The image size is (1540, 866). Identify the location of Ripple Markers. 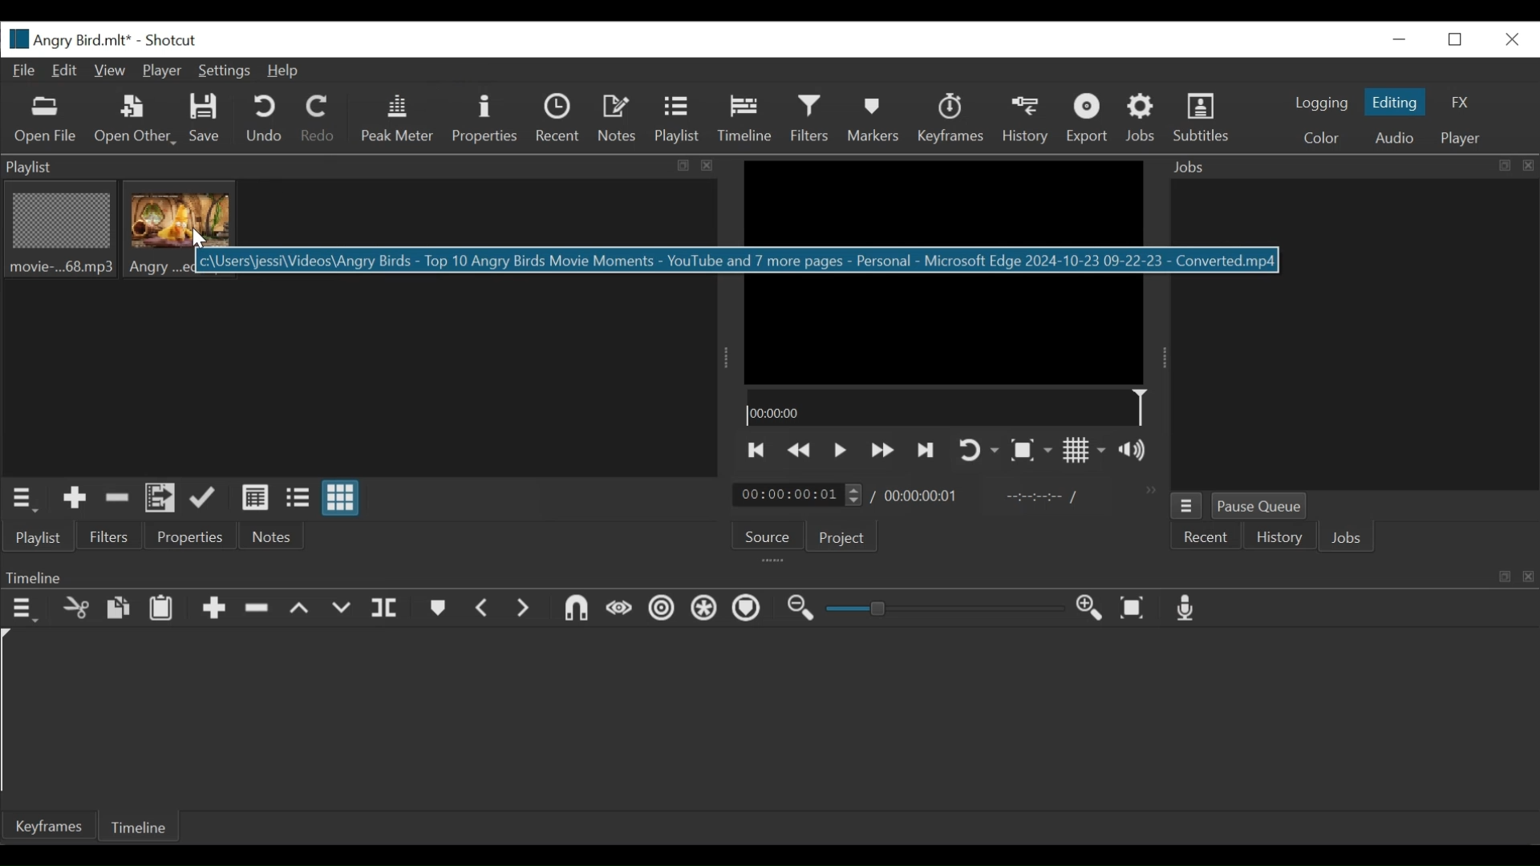
(748, 609).